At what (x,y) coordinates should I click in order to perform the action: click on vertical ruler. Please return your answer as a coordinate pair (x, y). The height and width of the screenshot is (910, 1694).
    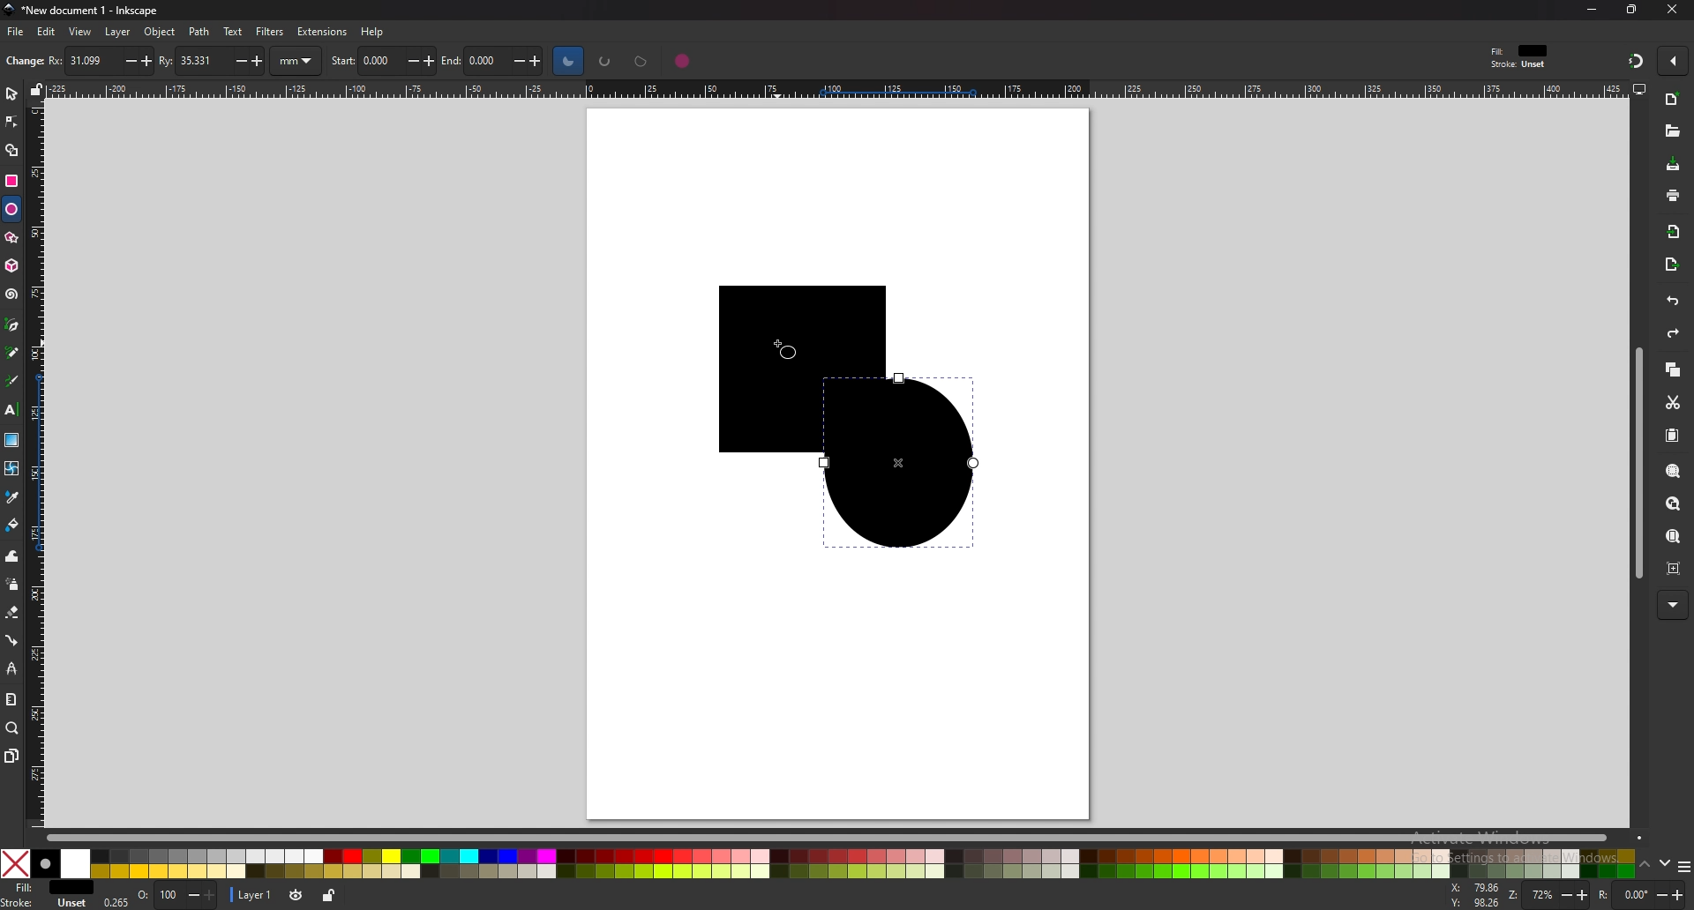
    Looking at the image, I should click on (39, 463).